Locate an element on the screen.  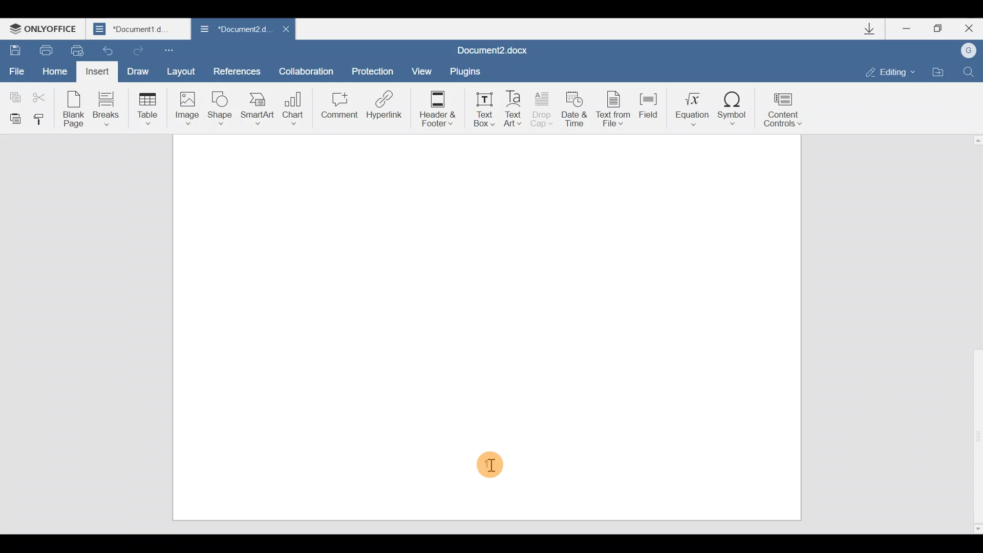
Text from file is located at coordinates (610, 107).